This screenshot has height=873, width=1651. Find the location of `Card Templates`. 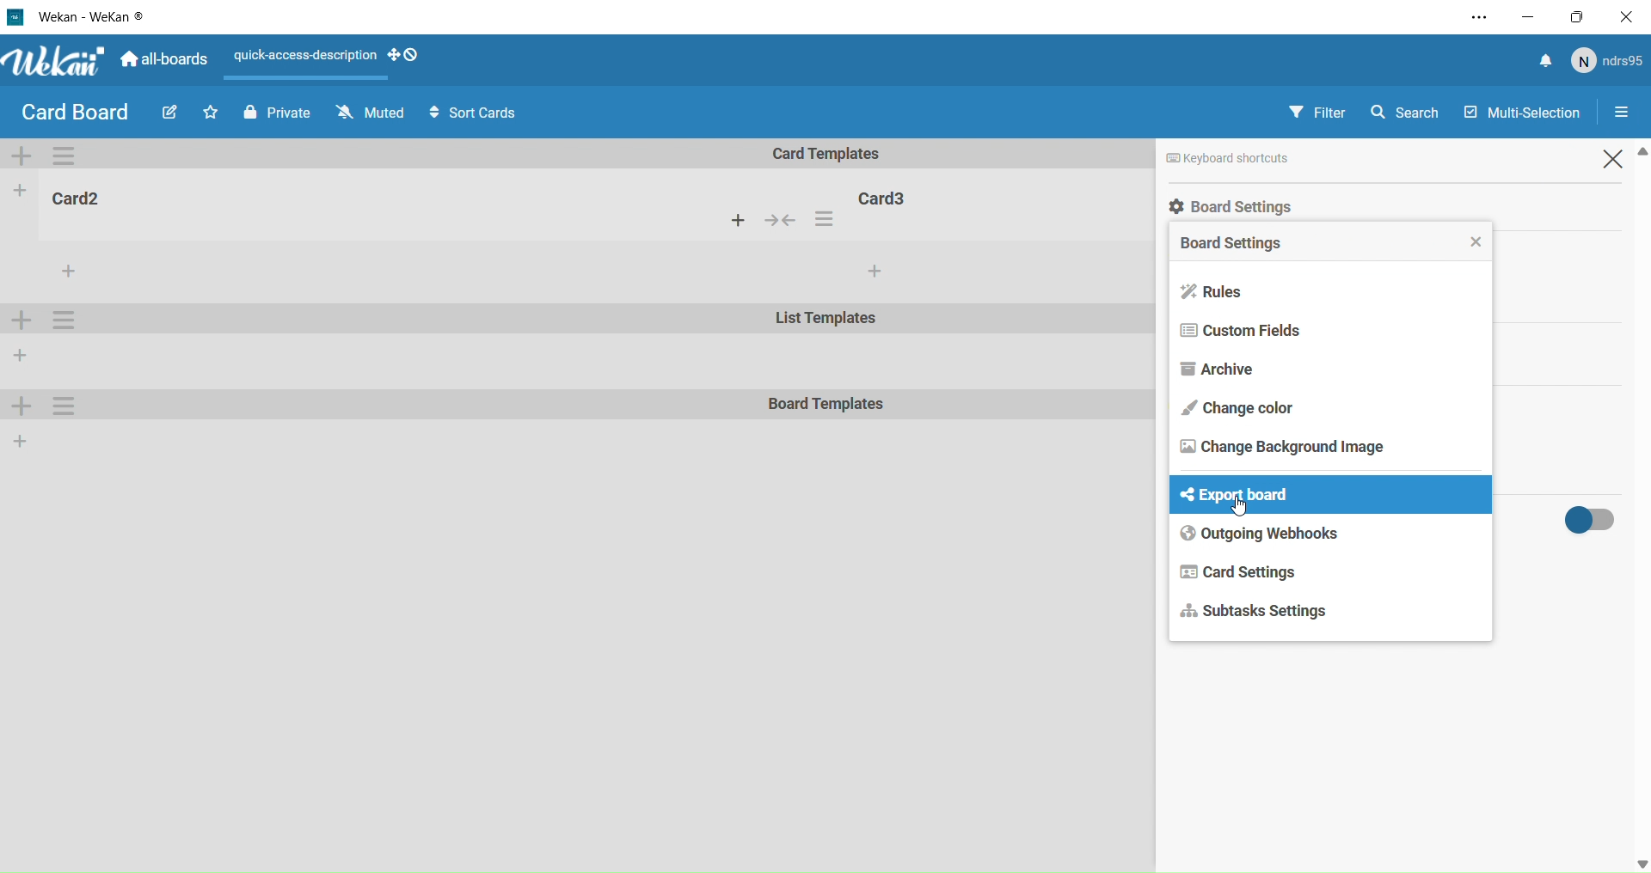

Card Templates is located at coordinates (838, 154).